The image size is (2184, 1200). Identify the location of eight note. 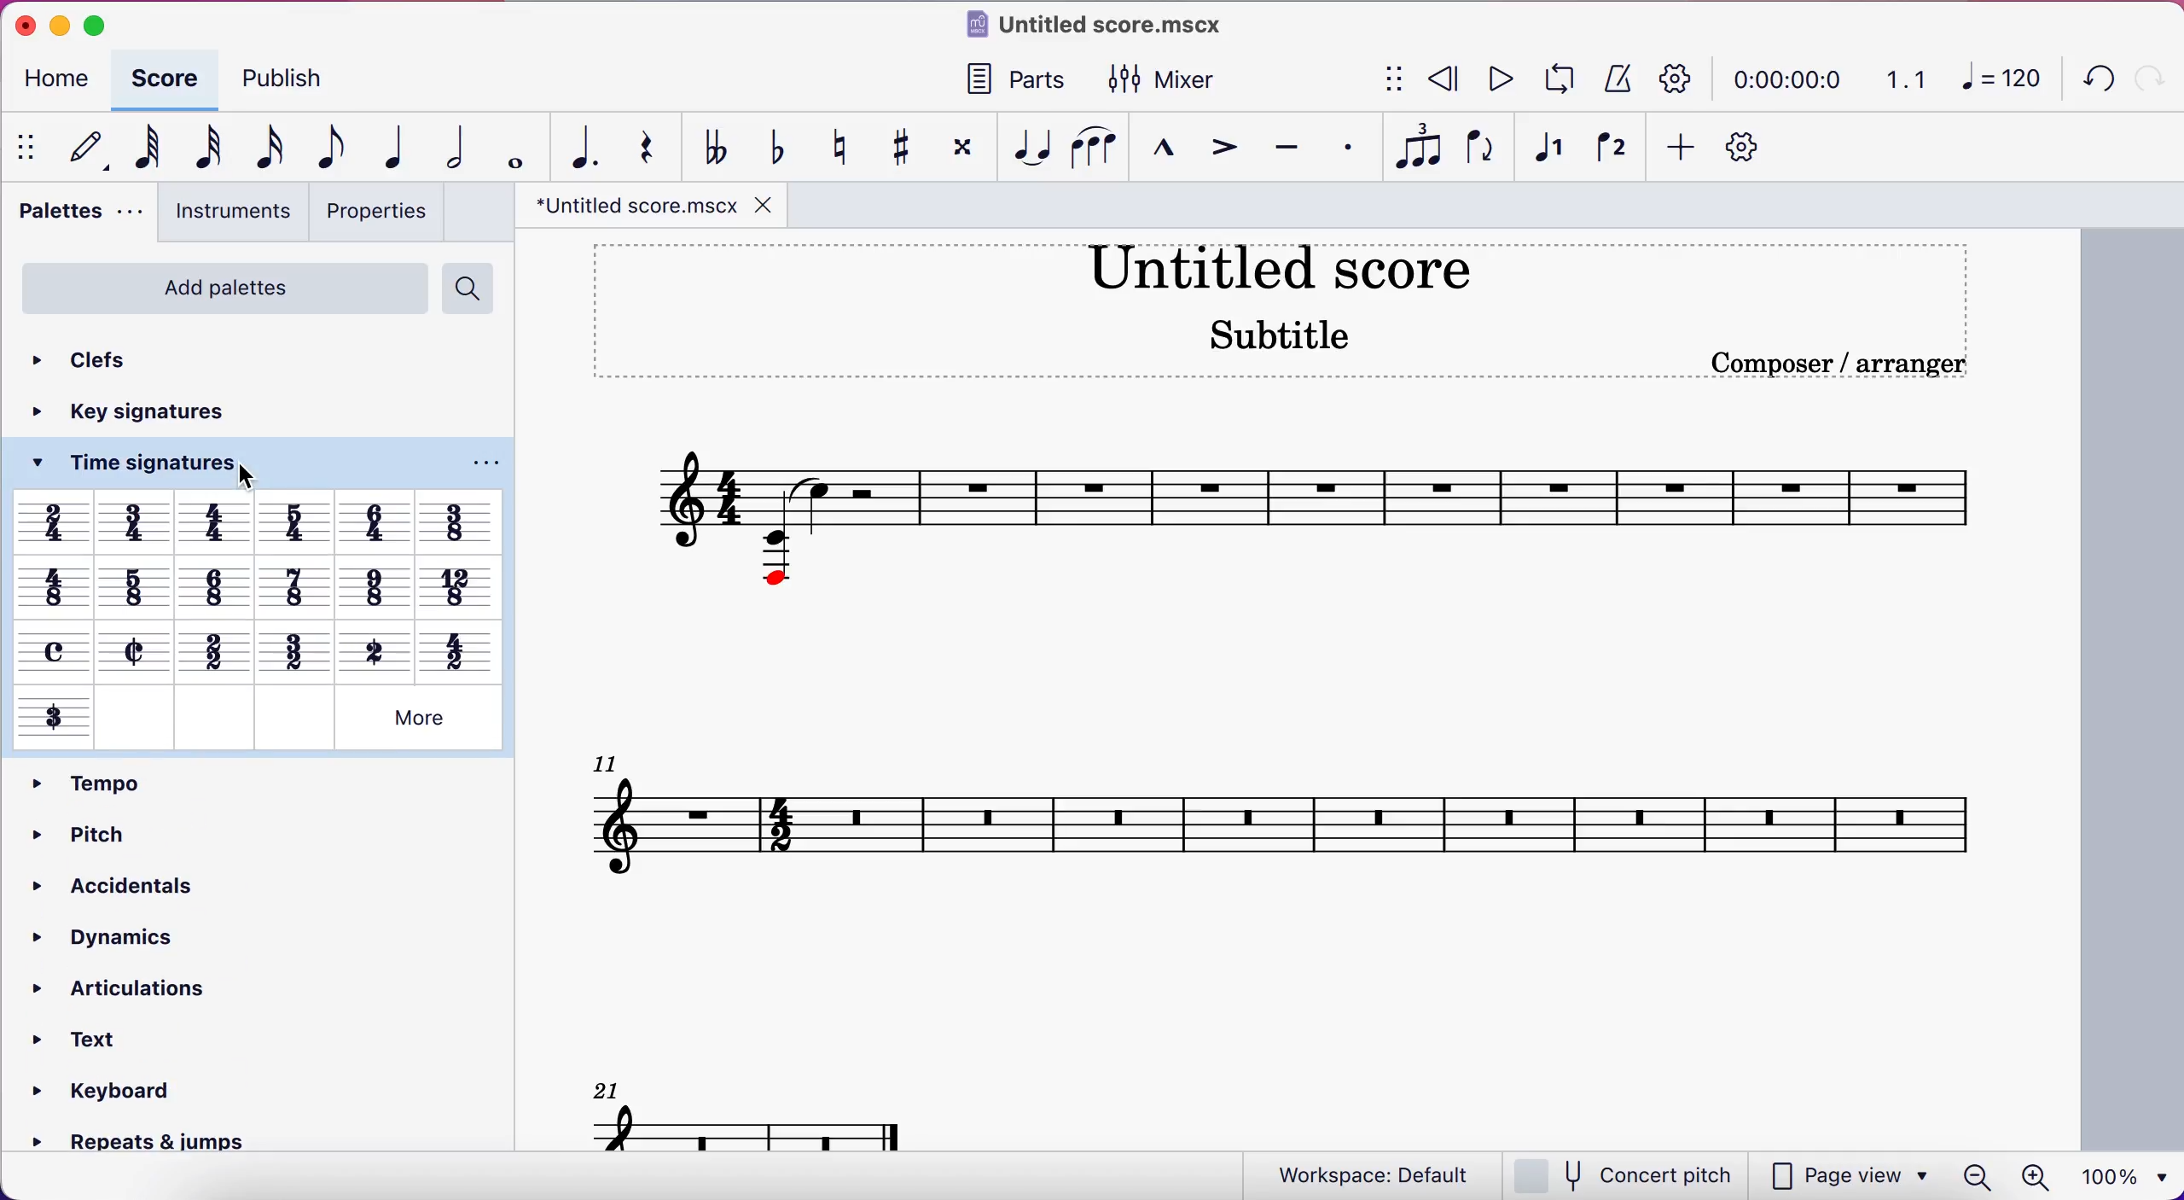
(322, 149).